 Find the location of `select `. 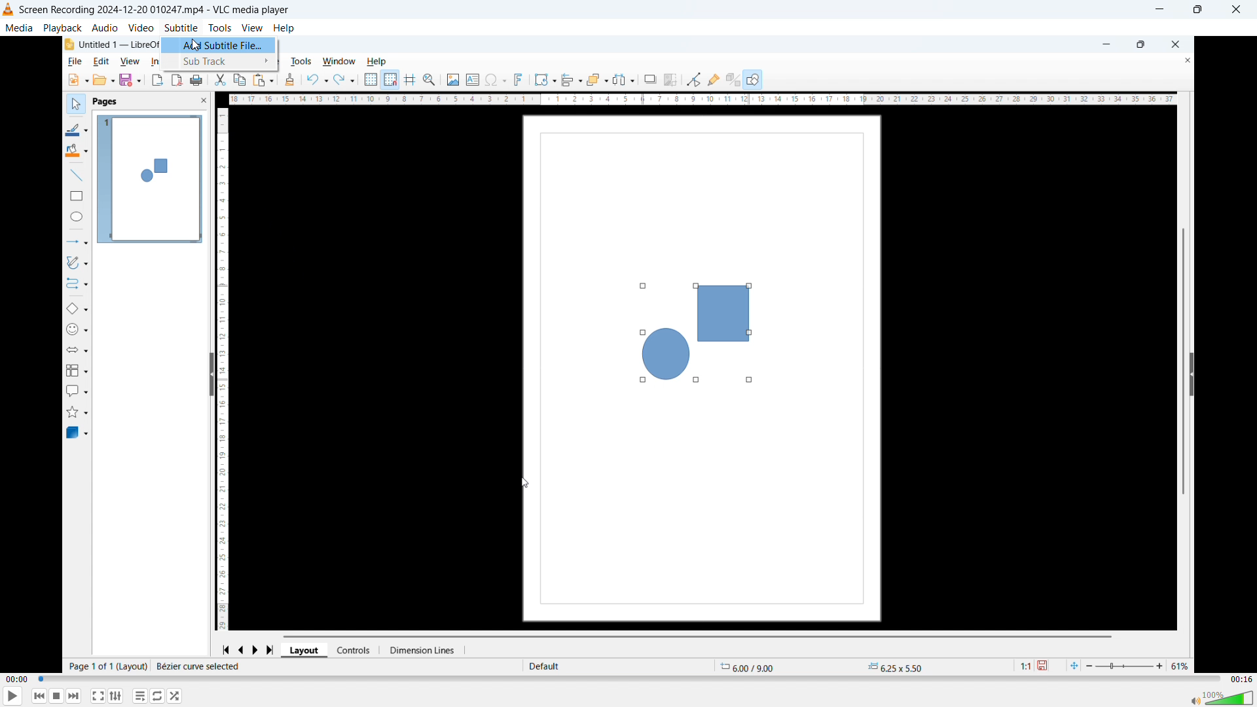

select  is located at coordinates (73, 103).